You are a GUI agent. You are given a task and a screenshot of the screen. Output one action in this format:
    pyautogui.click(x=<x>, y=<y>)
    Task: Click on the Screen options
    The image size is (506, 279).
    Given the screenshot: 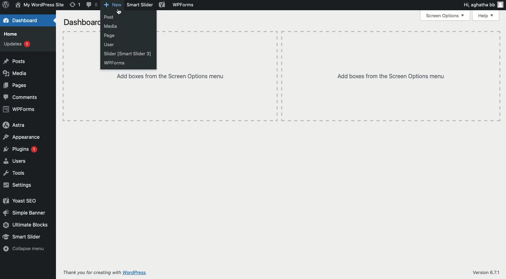 What is the action you would take?
    pyautogui.click(x=445, y=15)
    